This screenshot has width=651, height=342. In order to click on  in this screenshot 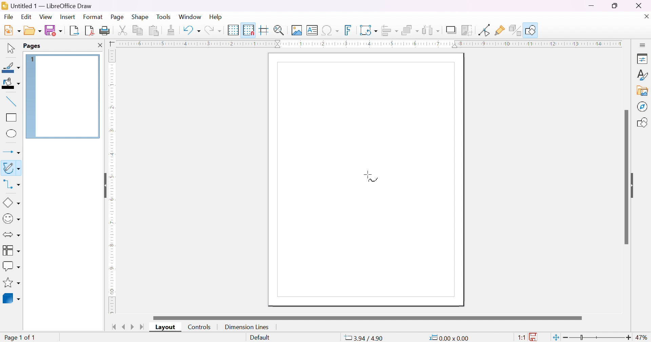, I will do `click(9, 17)`.